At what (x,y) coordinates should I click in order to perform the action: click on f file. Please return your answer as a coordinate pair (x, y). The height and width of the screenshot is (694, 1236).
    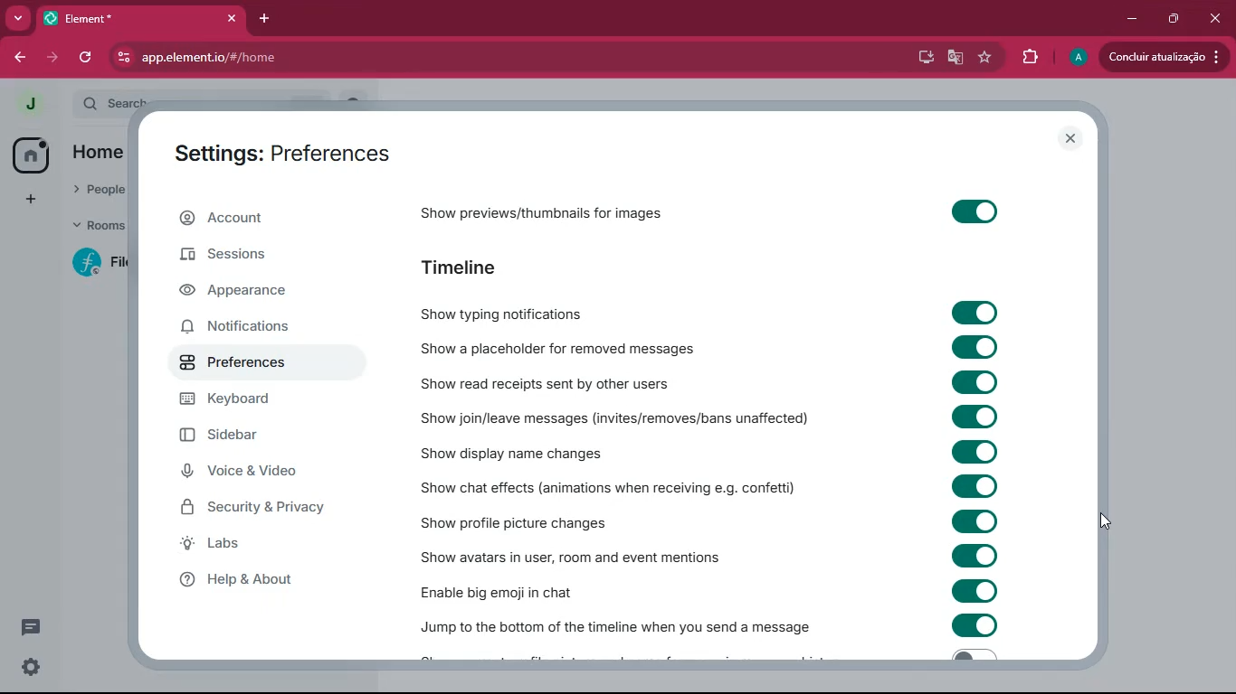
    Looking at the image, I should click on (101, 266).